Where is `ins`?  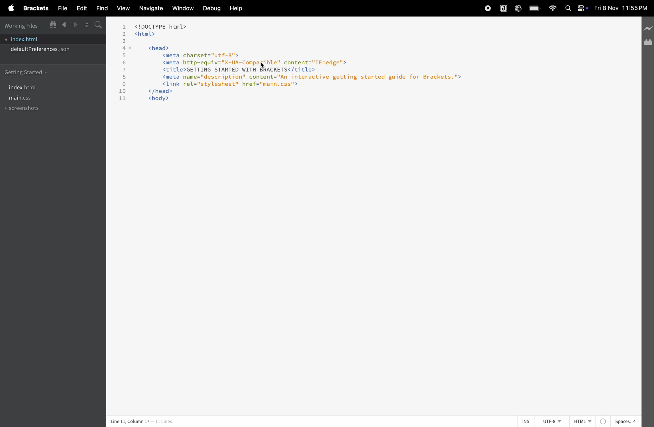 ins is located at coordinates (526, 421).